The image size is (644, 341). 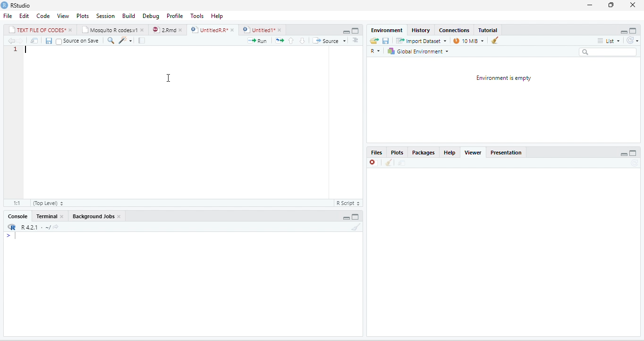 What do you see at coordinates (348, 204) in the screenshot?
I see `R script` at bounding box center [348, 204].